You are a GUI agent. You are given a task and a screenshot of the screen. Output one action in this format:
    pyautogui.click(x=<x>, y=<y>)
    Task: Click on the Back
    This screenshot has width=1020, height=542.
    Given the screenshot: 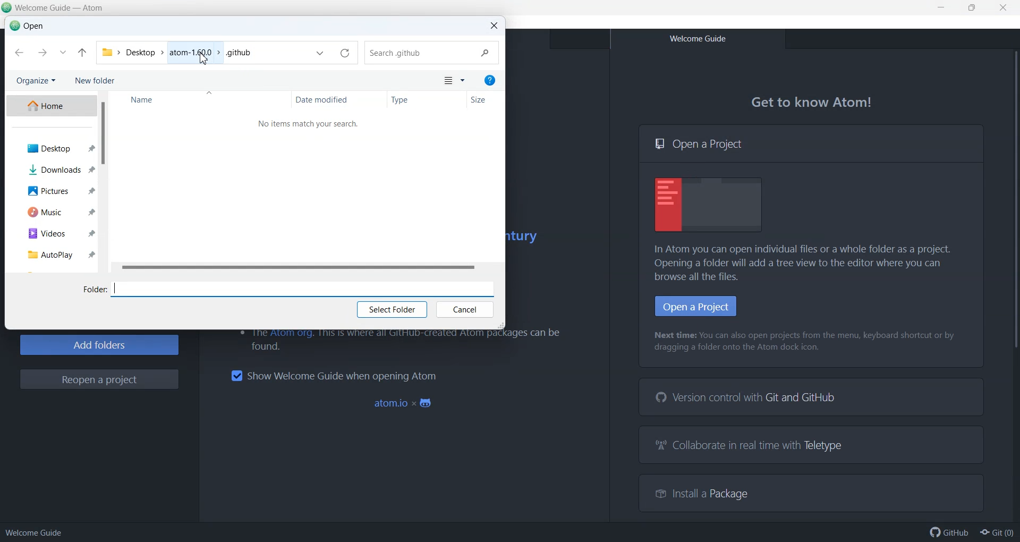 What is the action you would take?
    pyautogui.click(x=19, y=53)
    